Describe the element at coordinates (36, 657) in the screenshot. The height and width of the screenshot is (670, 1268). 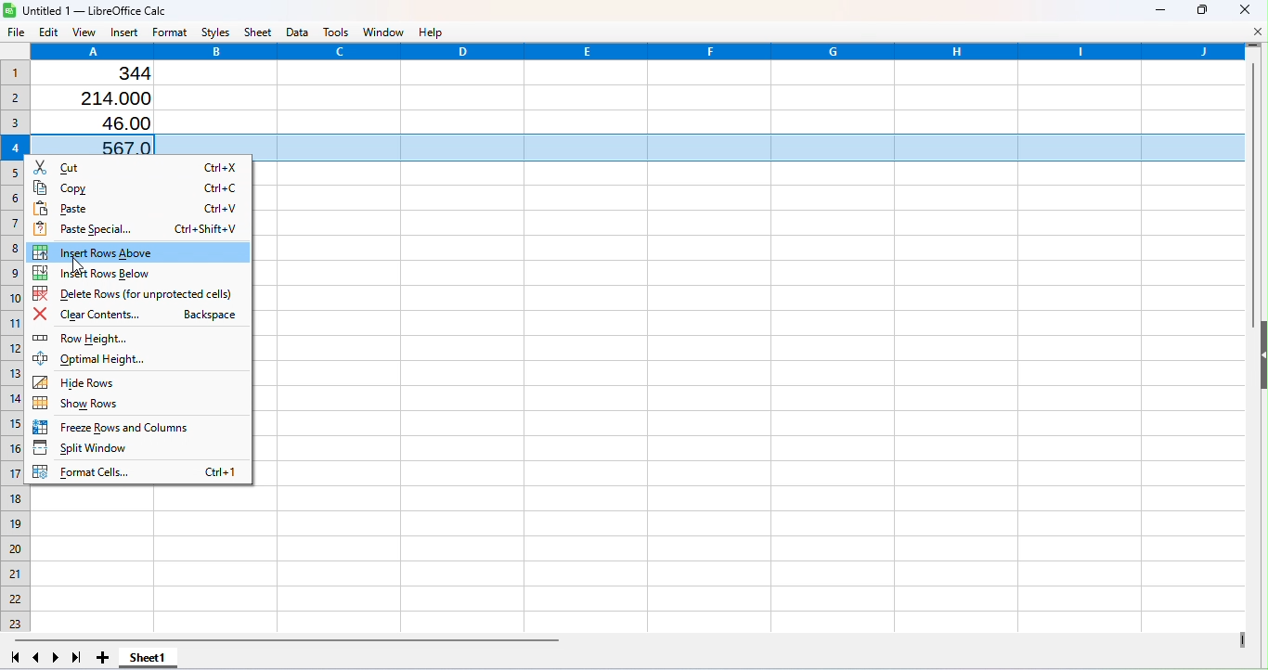
I see `Scroll to previous sheet` at that location.